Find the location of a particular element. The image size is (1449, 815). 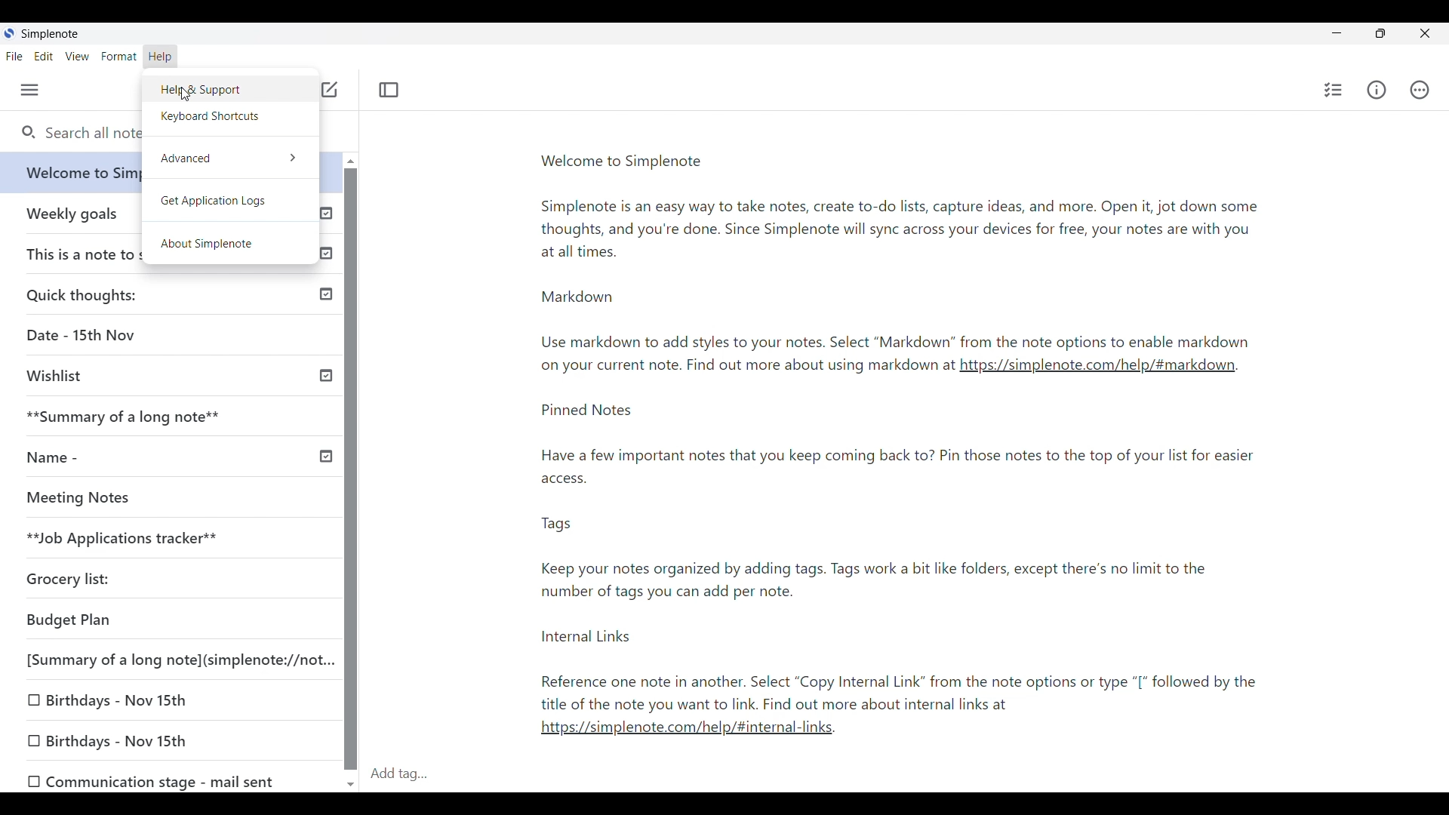

**Job Applications tracker** is located at coordinates (121, 538).